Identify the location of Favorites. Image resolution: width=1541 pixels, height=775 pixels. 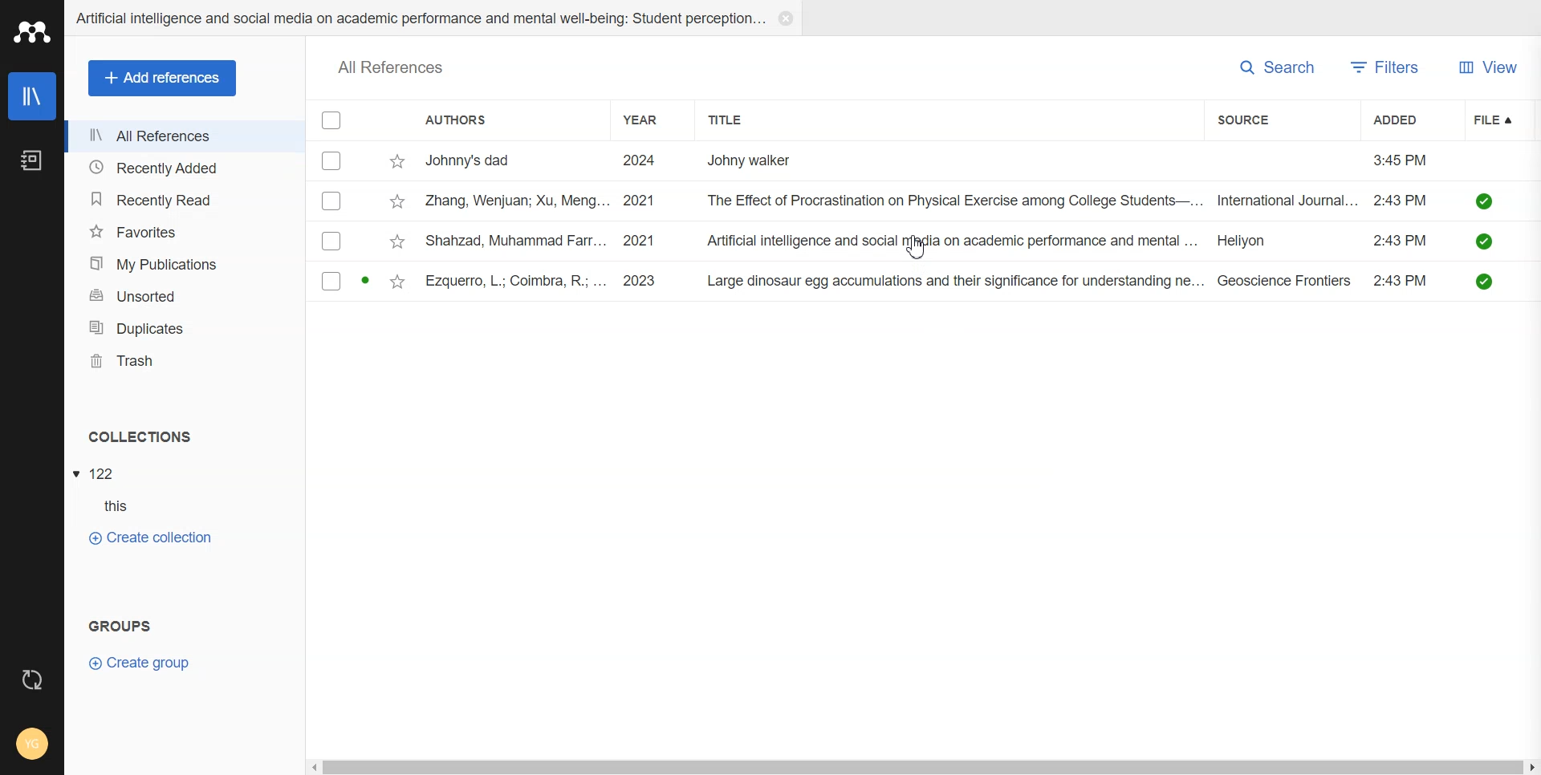
(184, 232).